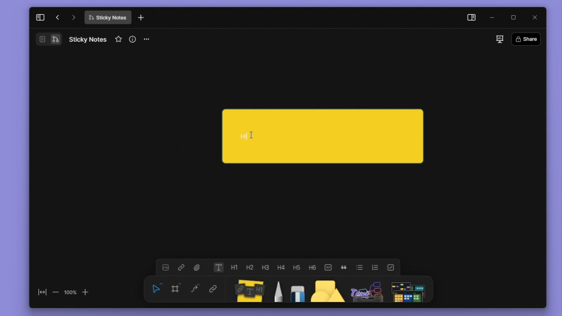  Describe the element at coordinates (499, 39) in the screenshot. I see `slideshow` at that location.